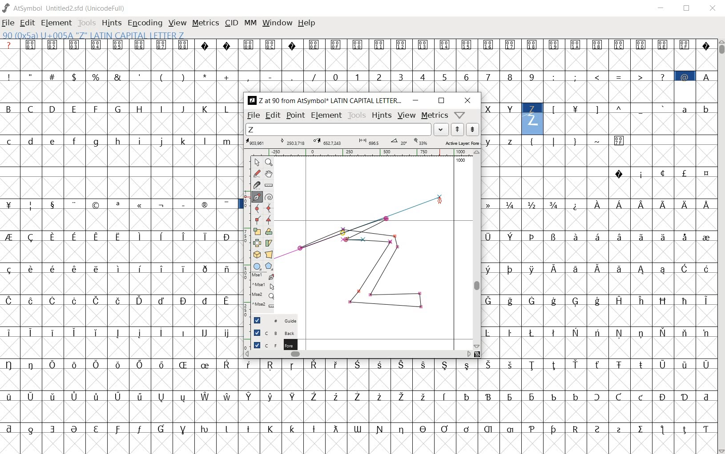  Describe the element at coordinates (112, 24) in the screenshot. I see `hints` at that location.